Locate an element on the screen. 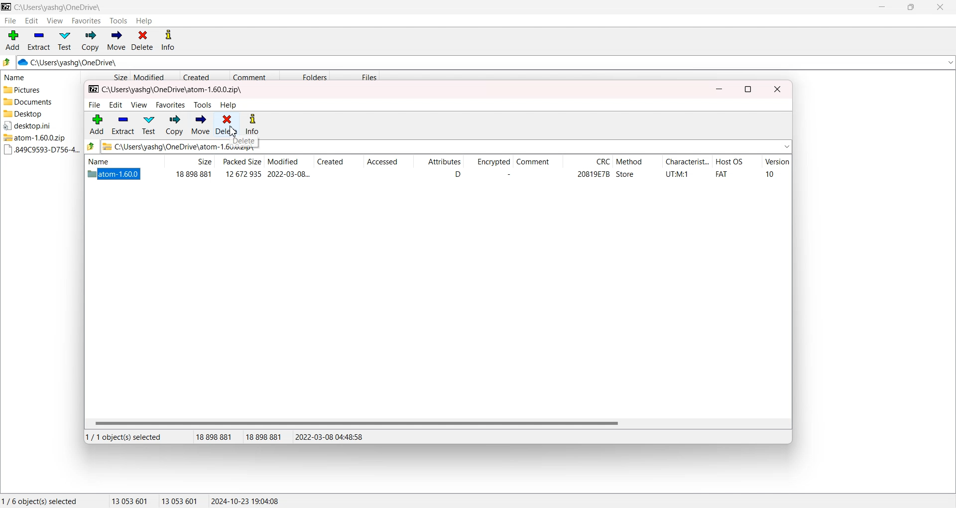 The image size is (956, 508). Horizontal Scroll bar is located at coordinates (437, 423).